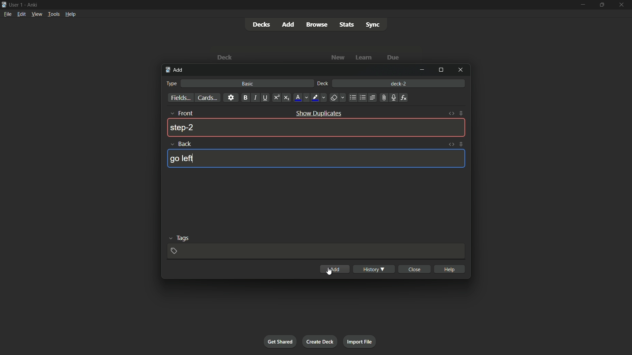 Image resolution: width=632 pixels, height=355 pixels. What do you see at coordinates (182, 128) in the screenshot?
I see `step-2` at bounding box center [182, 128].